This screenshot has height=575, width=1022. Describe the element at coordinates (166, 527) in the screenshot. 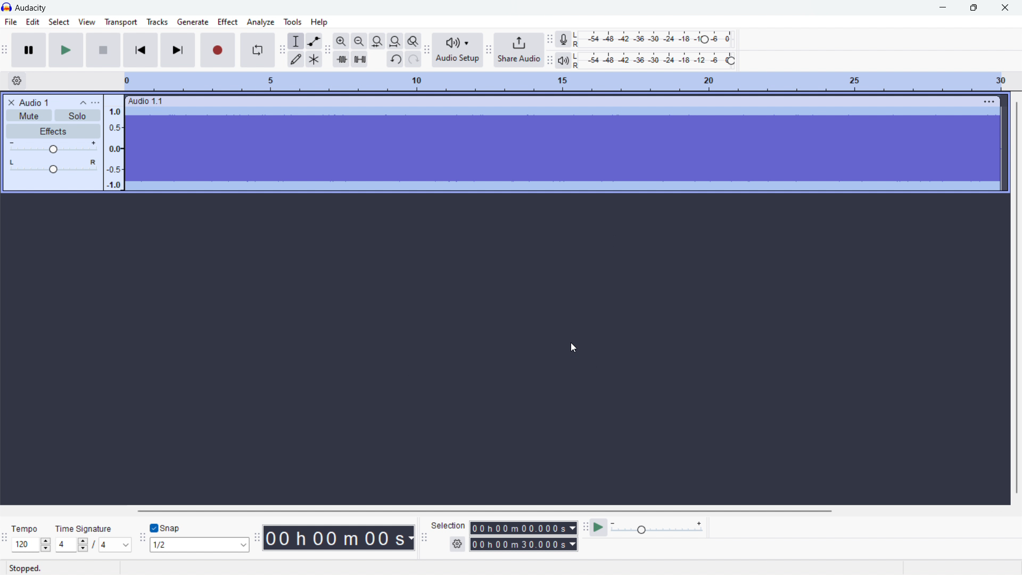

I see `toggle snap` at that location.